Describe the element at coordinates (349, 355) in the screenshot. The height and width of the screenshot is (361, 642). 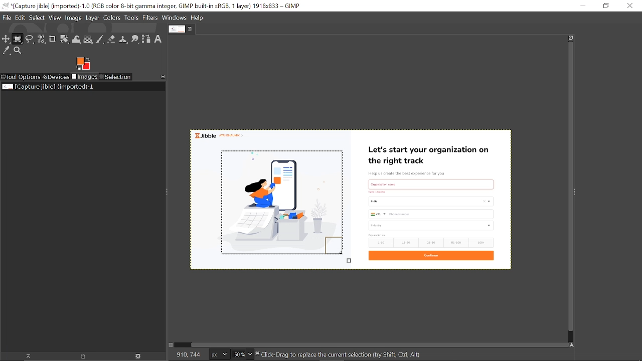
I see `Click-Drag to create current selection (try(Shift,Ctrl,Alt)` at that location.